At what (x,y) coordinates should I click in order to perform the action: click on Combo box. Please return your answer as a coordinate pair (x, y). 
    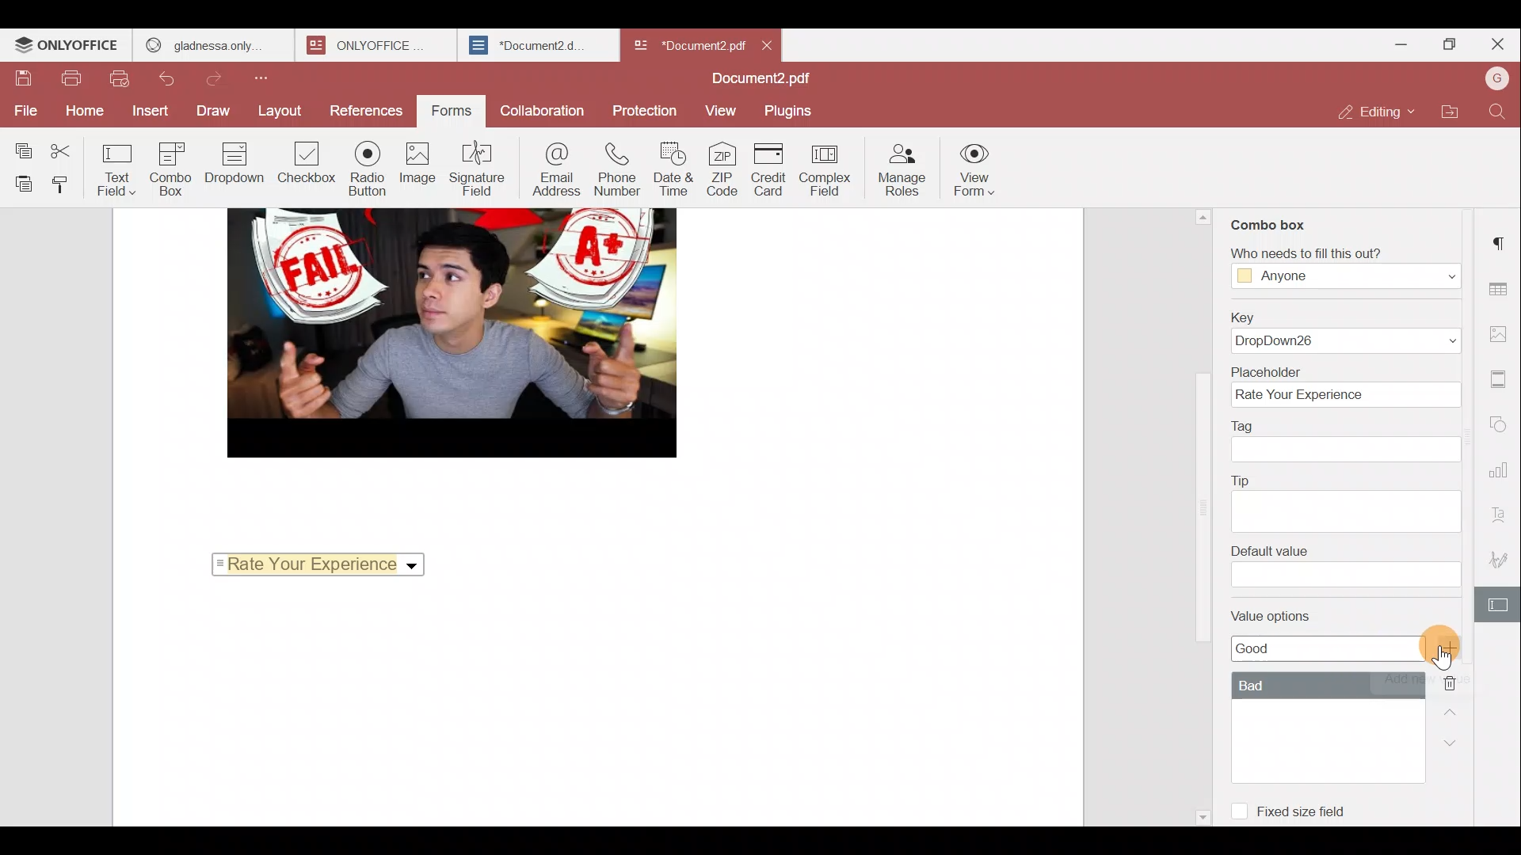
    Looking at the image, I should click on (177, 169).